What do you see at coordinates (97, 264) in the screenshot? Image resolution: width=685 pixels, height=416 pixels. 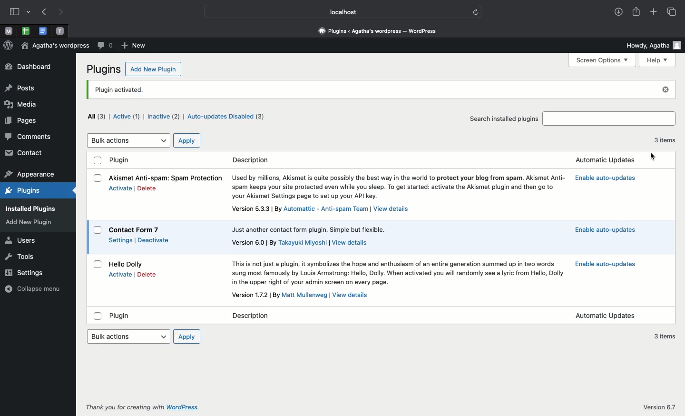 I see `Checkbox` at bounding box center [97, 264].